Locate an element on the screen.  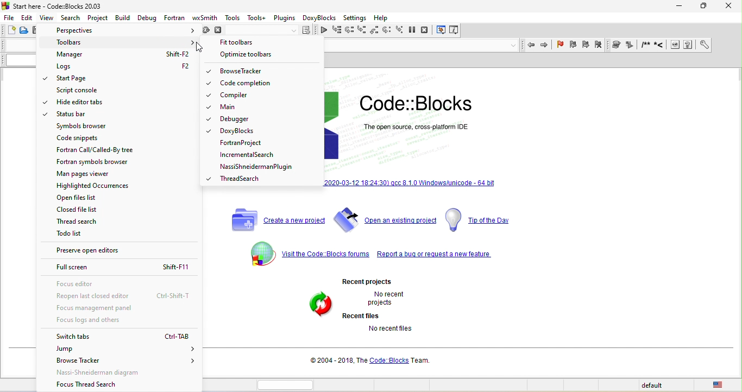
focus management panel is located at coordinates (95, 310).